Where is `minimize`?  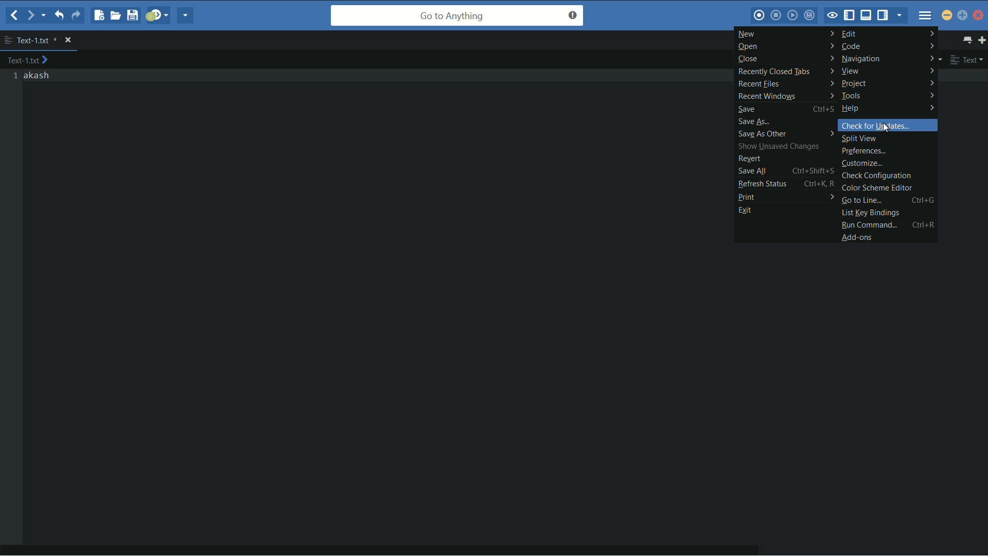
minimize is located at coordinates (947, 15).